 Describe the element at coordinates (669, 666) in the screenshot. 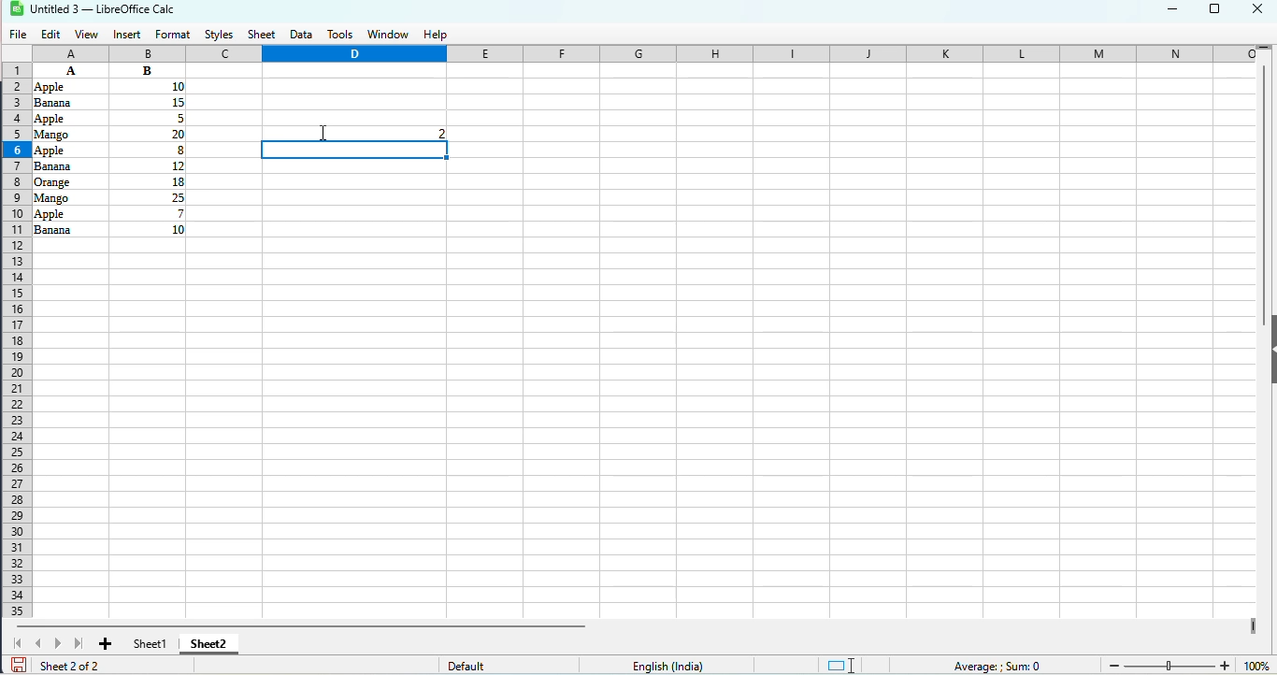

I see `text language` at that location.